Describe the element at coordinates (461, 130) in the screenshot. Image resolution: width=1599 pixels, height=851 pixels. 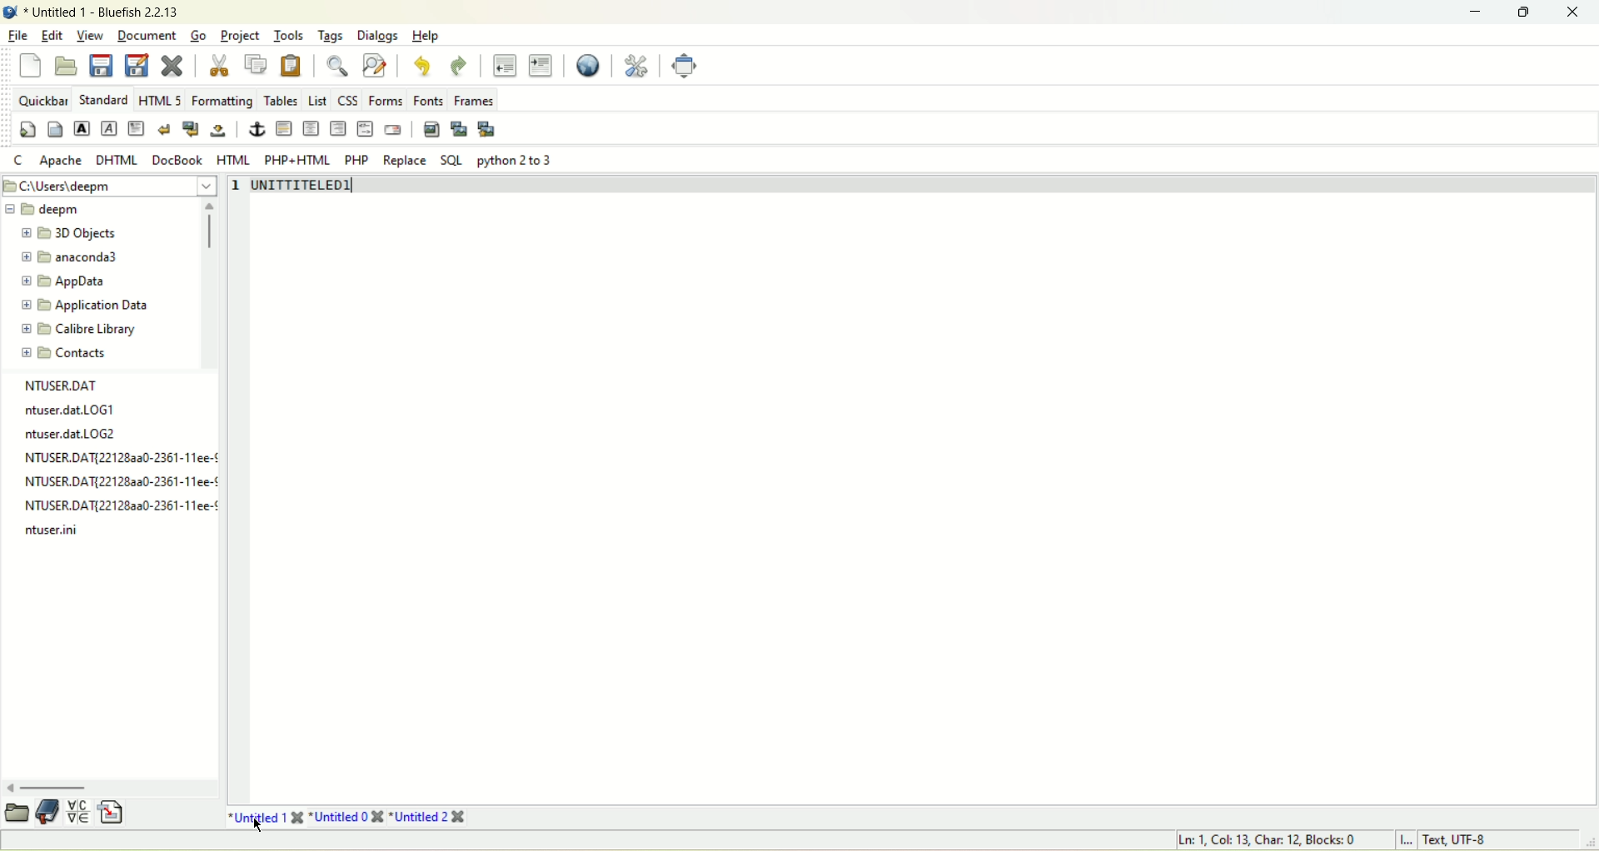
I see `insert thumbnail` at that location.